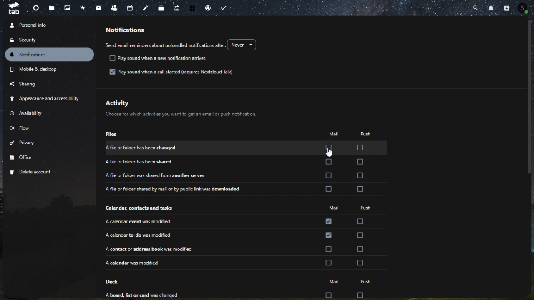 This screenshot has height=300, width=534. Describe the element at coordinates (476, 7) in the screenshot. I see `search` at that location.